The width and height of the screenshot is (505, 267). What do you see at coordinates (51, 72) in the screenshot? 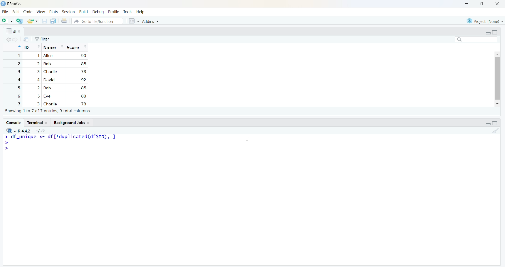
I see `Charlie` at bounding box center [51, 72].